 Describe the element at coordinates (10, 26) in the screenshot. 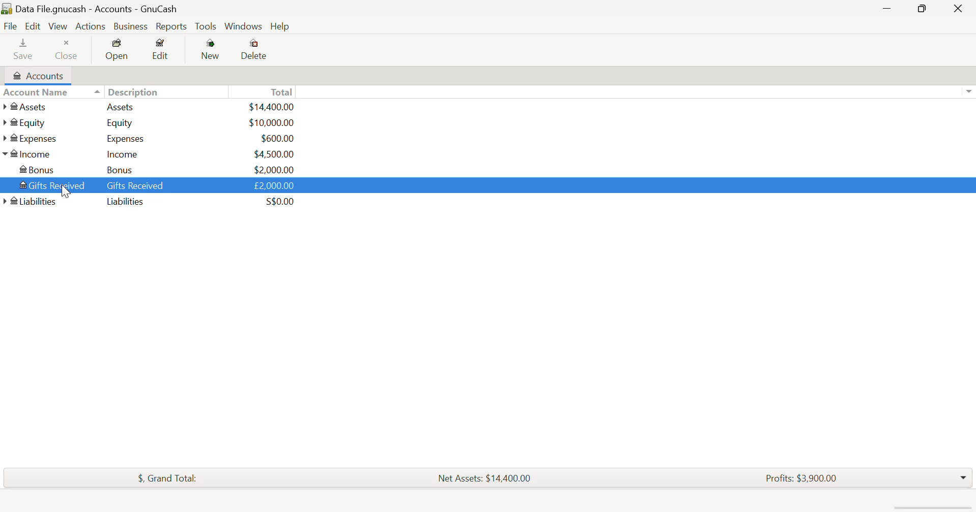

I see `File` at that location.